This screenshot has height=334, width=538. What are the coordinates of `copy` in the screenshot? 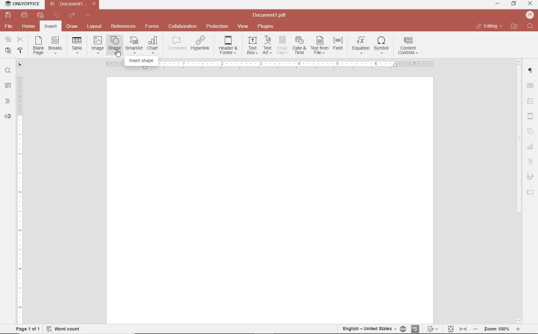 It's located at (8, 40).